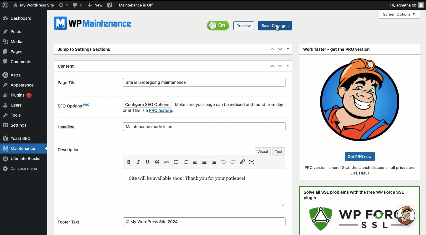 The image size is (426, 235). What do you see at coordinates (279, 151) in the screenshot?
I see `Text` at bounding box center [279, 151].